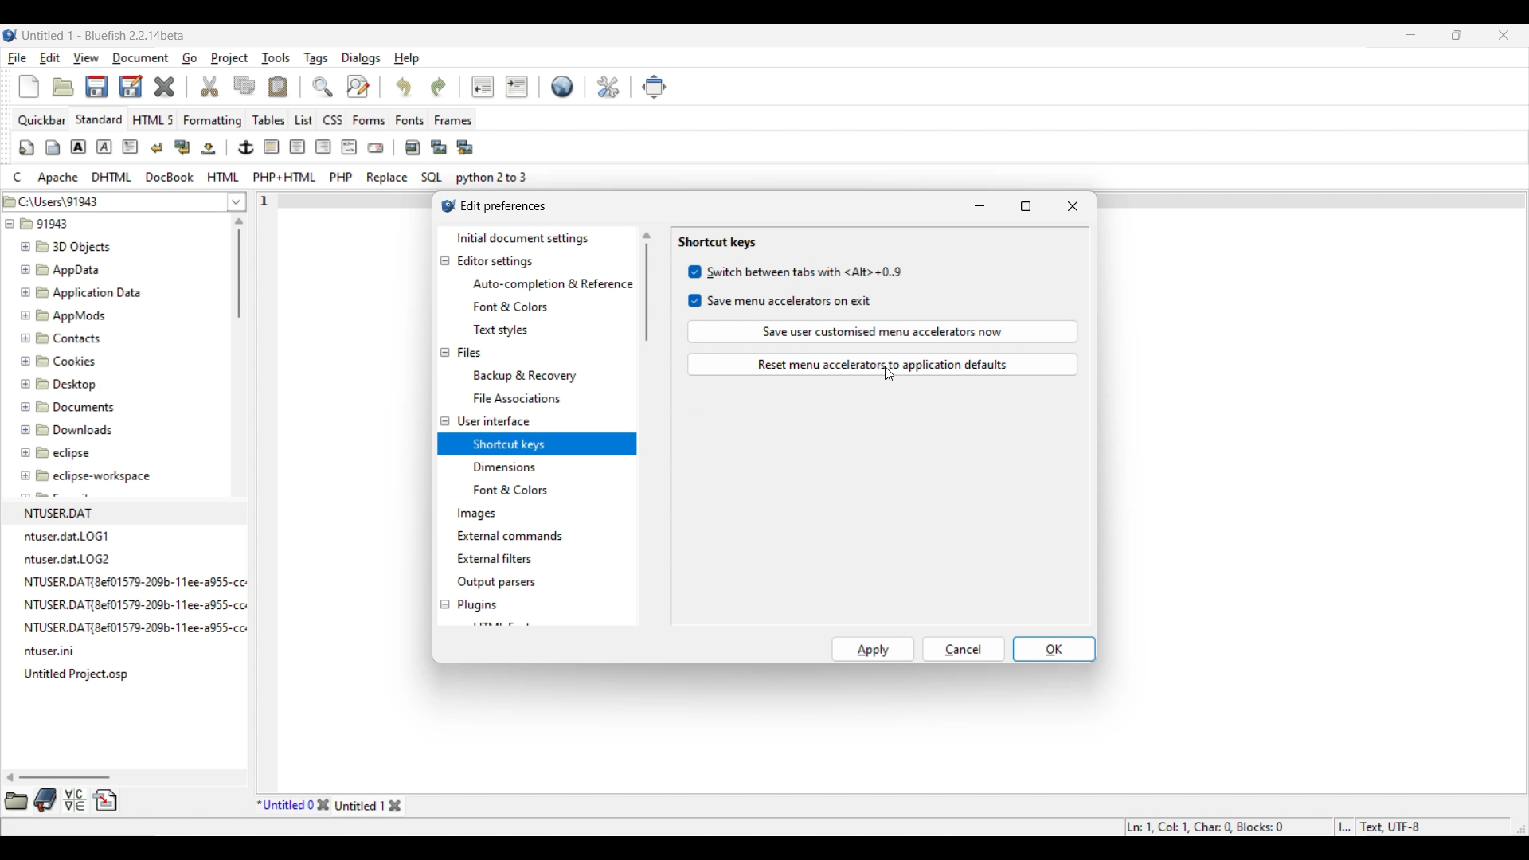 This screenshot has height=860, width=1529. I want to click on AppData, so click(64, 268).